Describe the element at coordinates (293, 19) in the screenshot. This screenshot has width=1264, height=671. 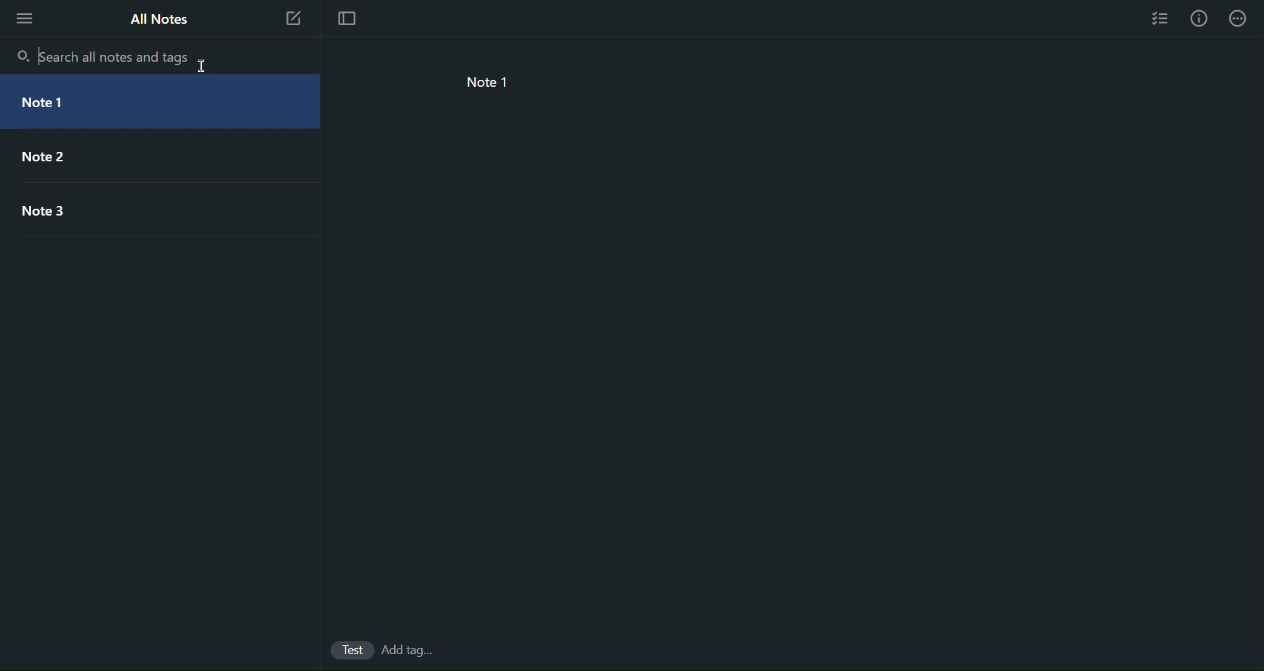
I see `New Note` at that location.